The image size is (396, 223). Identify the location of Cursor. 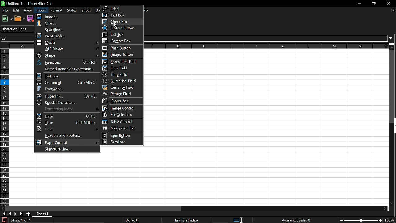
(115, 24).